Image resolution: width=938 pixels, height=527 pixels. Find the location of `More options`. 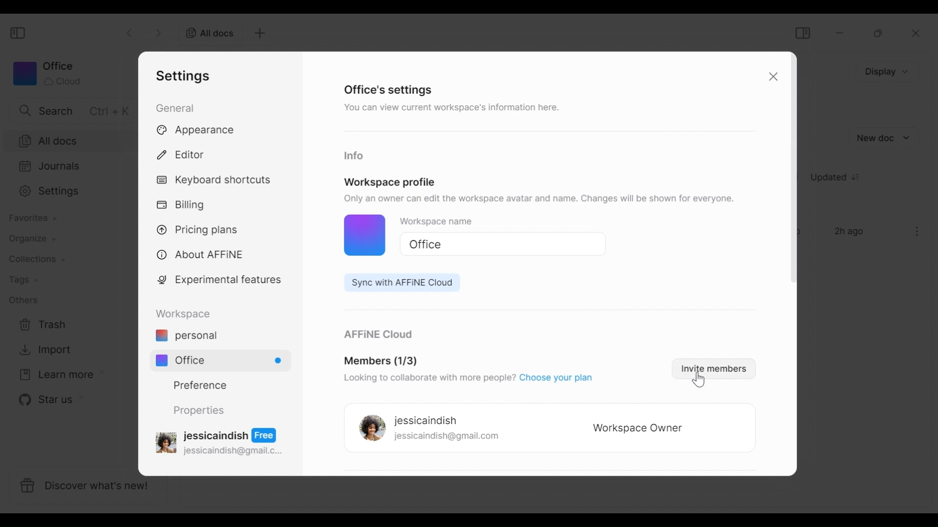

More options is located at coordinates (917, 231).